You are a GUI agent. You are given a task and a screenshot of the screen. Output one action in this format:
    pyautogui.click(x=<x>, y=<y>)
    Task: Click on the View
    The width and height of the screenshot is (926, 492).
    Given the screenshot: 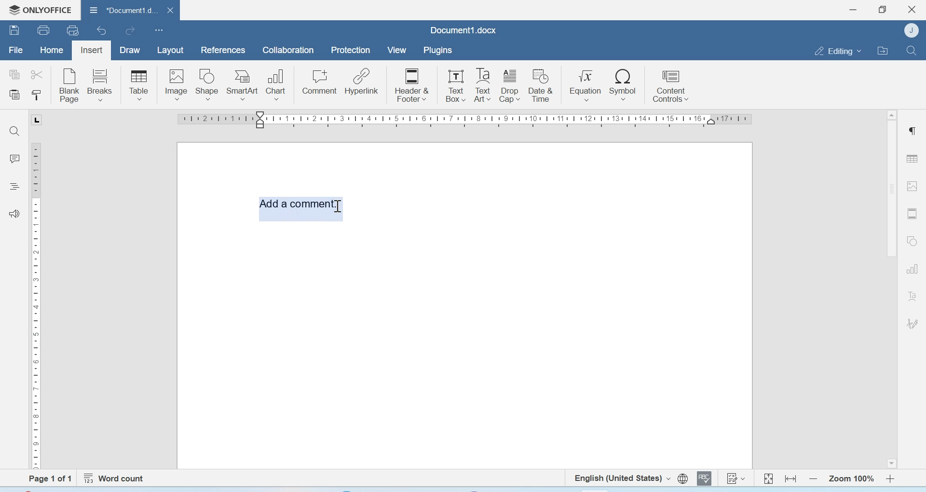 What is the action you would take?
    pyautogui.click(x=396, y=51)
    